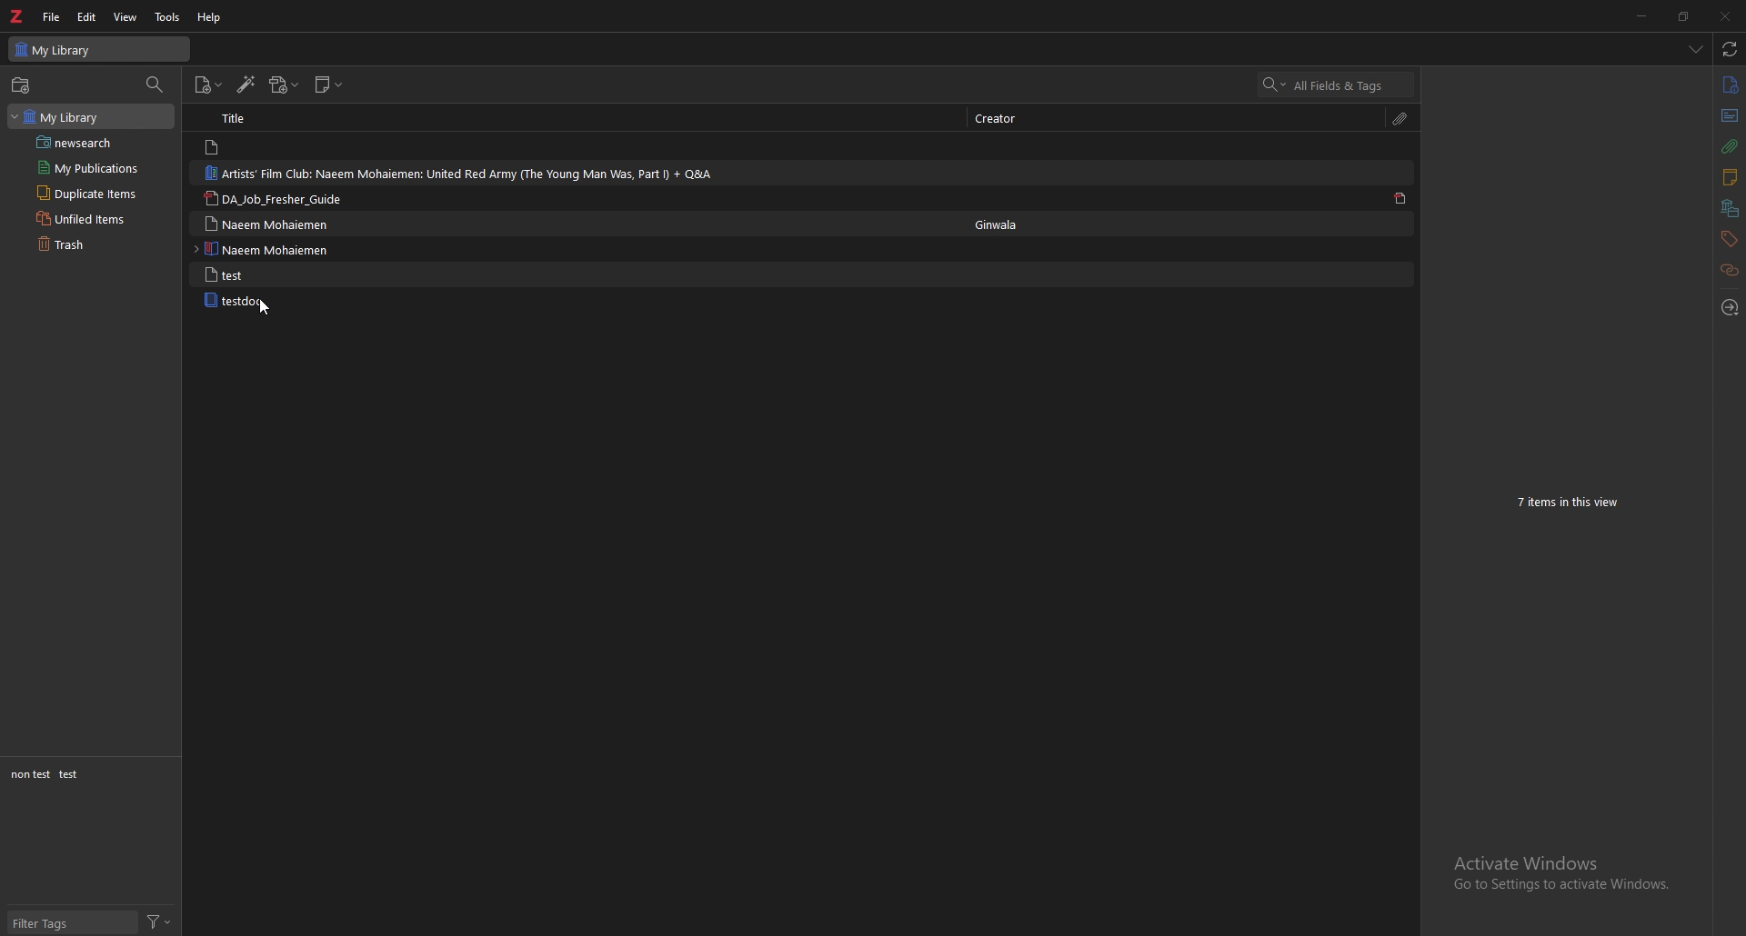 The image size is (1746, 936). I want to click on 7 items in this view, so click(1571, 503).